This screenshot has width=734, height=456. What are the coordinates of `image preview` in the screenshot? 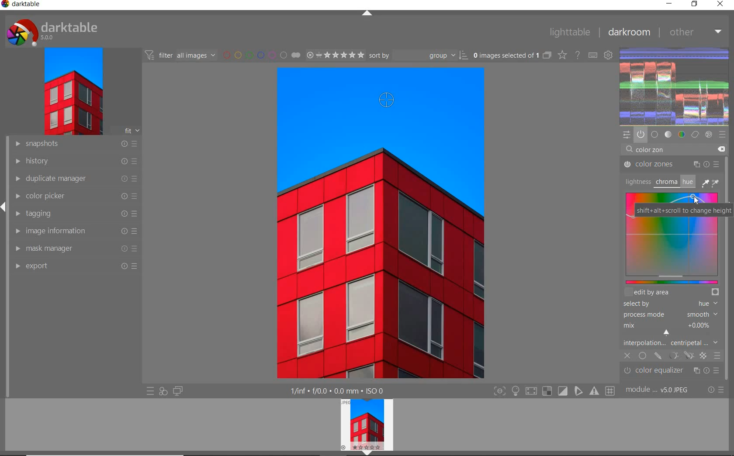 It's located at (365, 424).